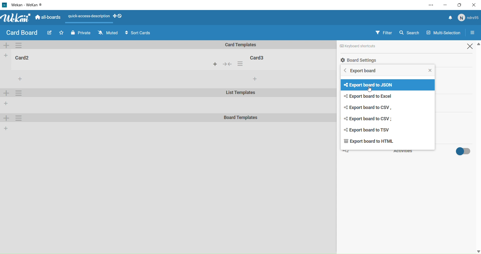  I want to click on , so click(450, 18).